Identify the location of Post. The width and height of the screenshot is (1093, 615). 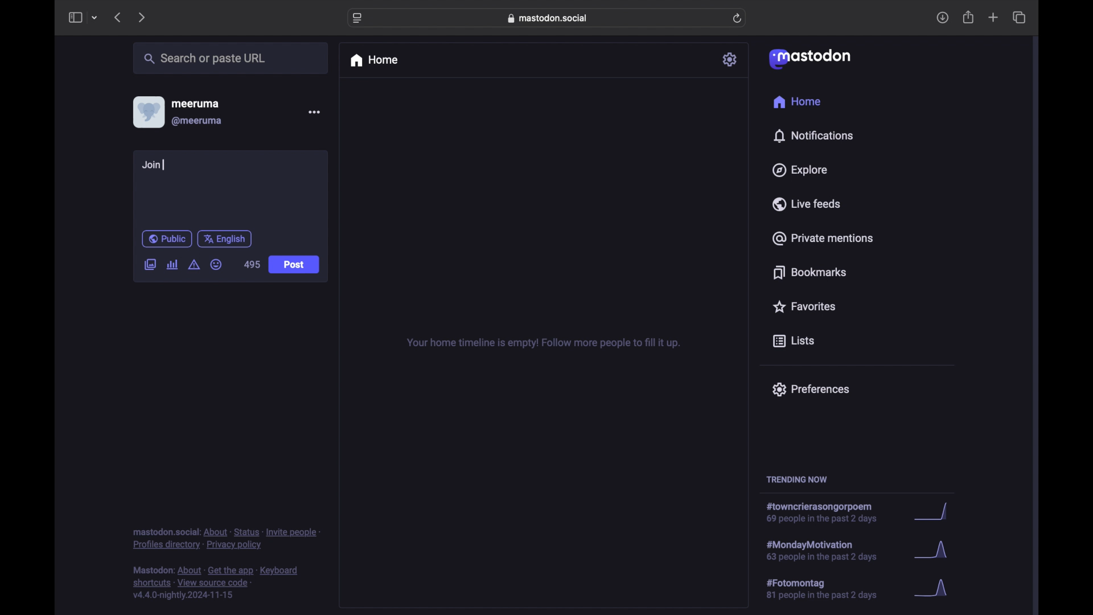
(295, 266).